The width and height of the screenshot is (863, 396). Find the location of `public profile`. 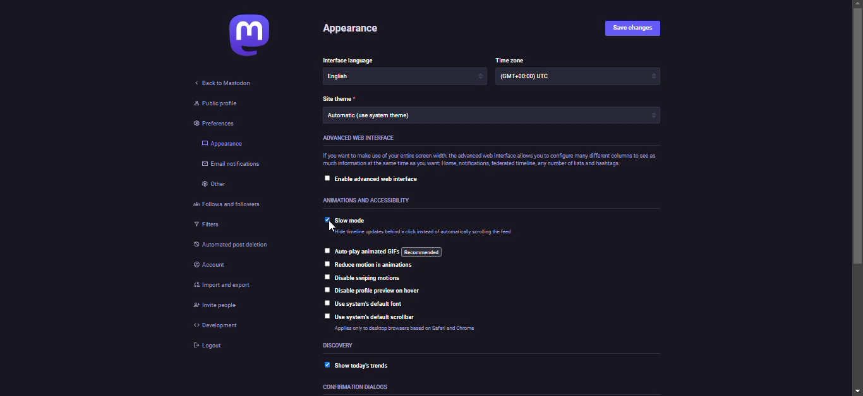

public profile is located at coordinates (218, 105).